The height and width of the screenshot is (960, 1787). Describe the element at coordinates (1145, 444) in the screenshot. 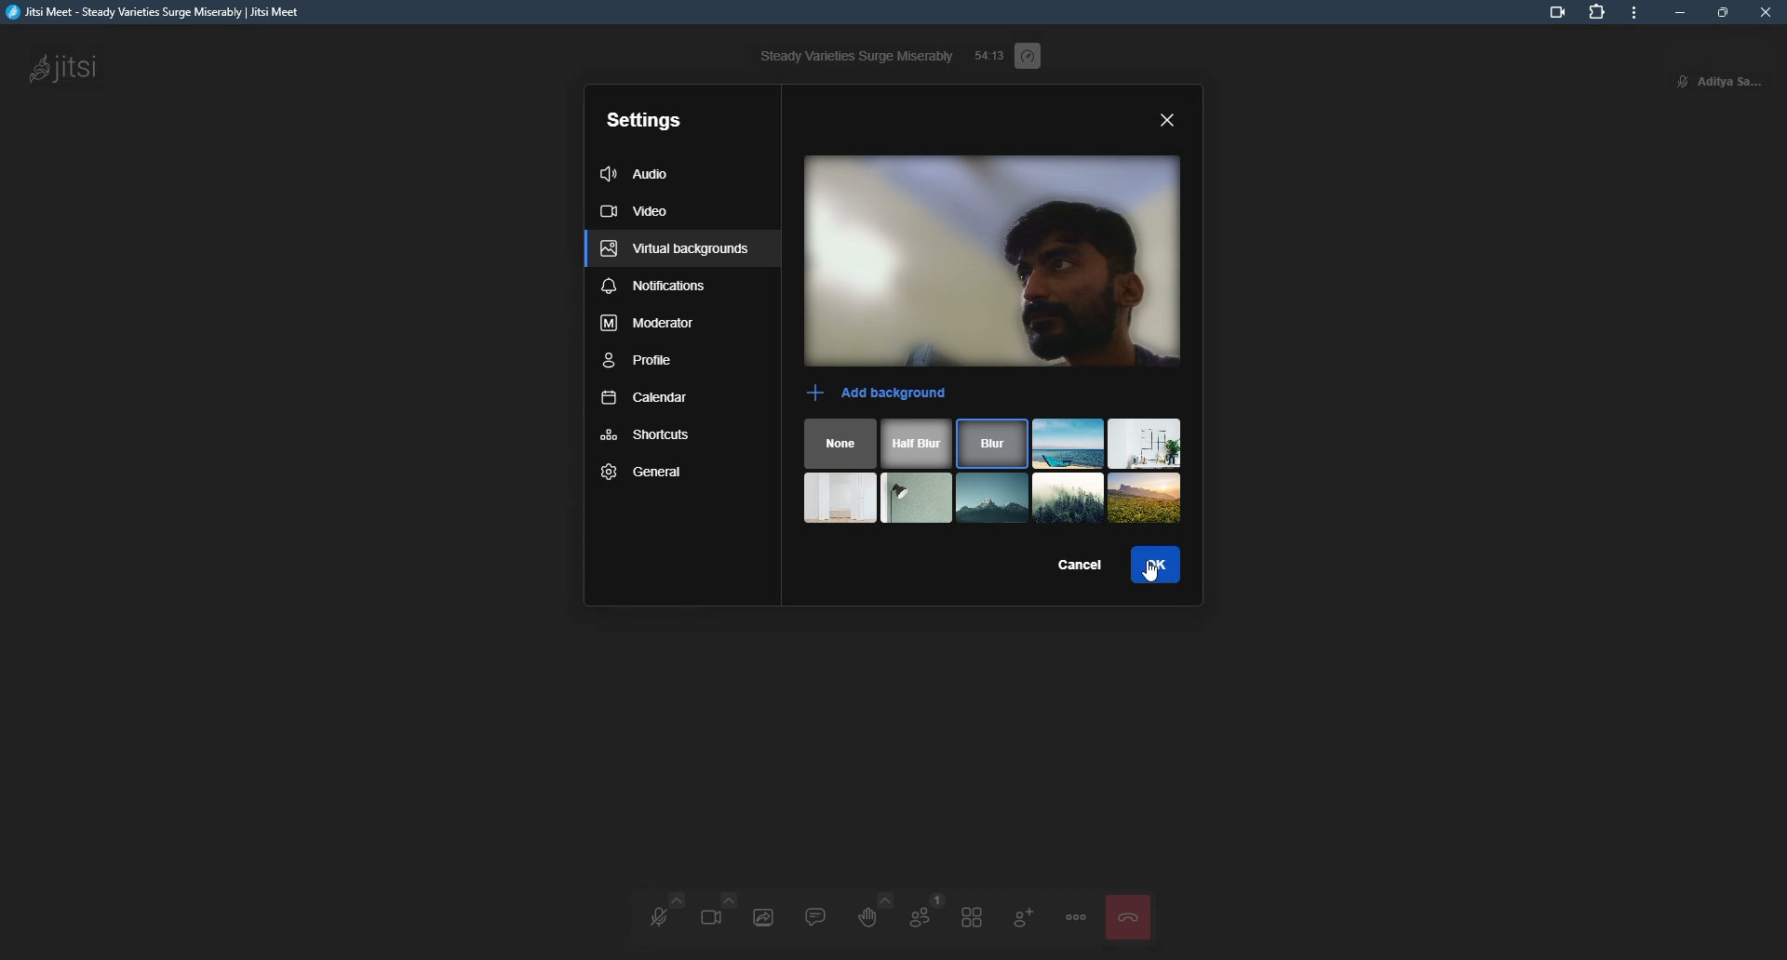

I see `scenery` at that location.